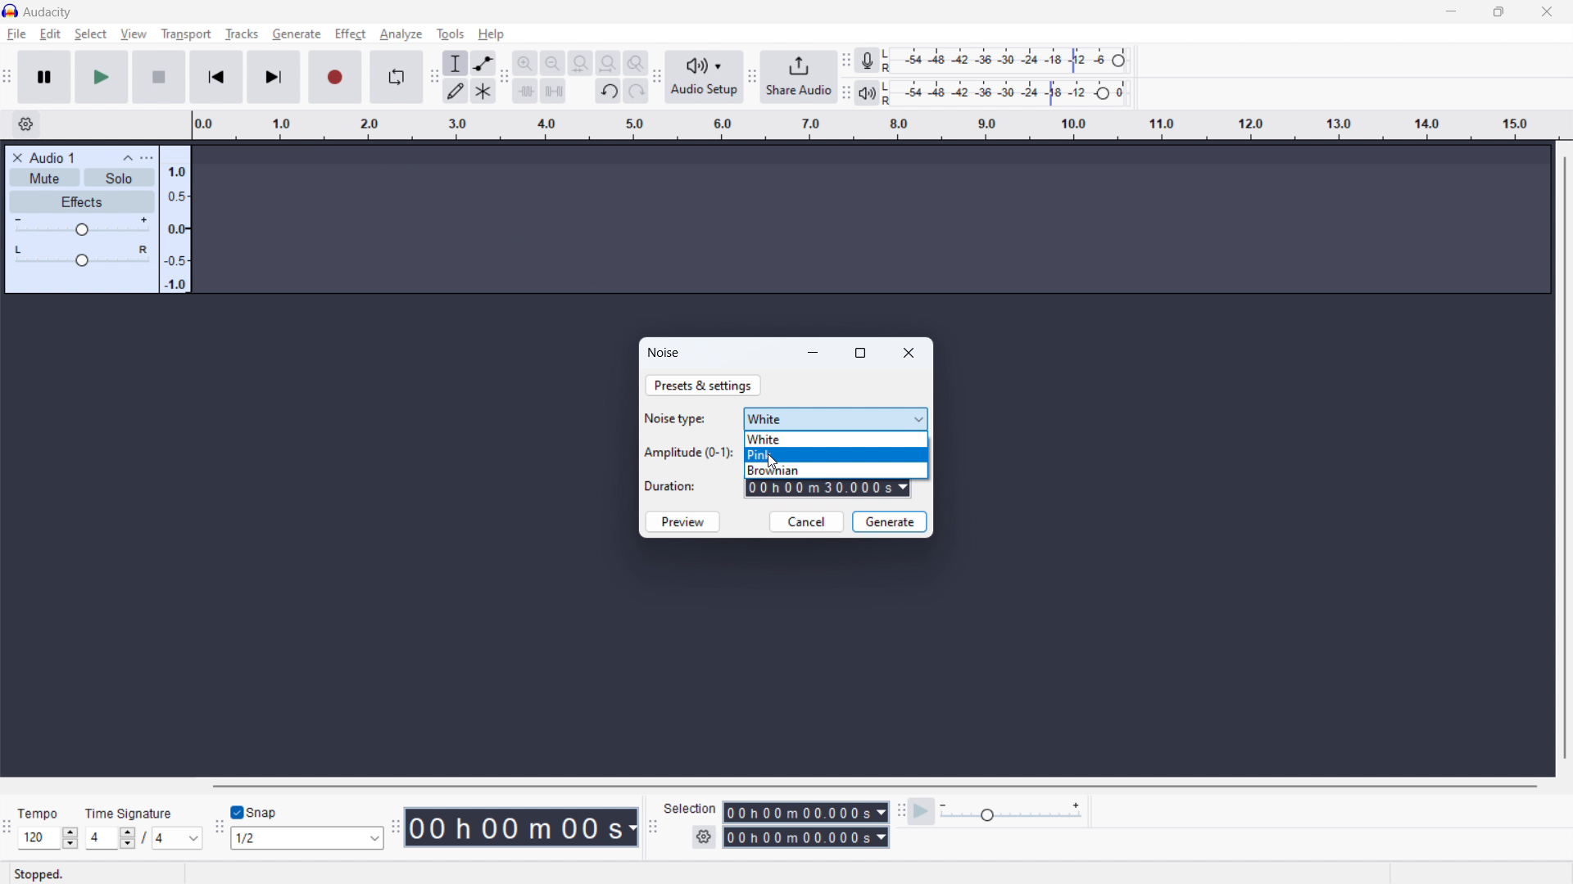 This screenshot has height=884, width=1573. What do you see at coordinates (52, 157) in the screenshot?
I see `track title` at bounding box center [52, 157].